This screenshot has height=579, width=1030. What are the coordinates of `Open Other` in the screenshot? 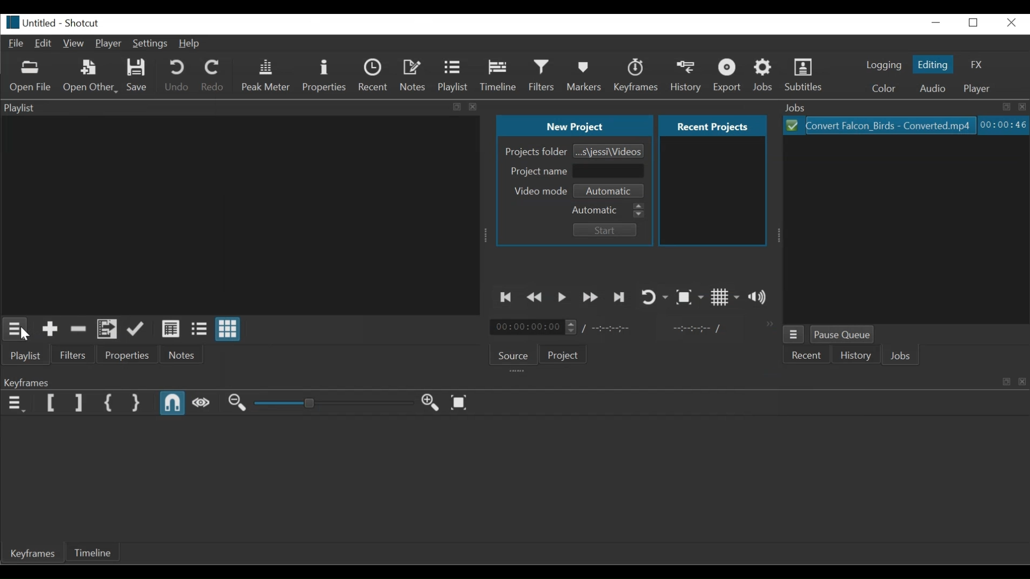 It's located at (91, 76).